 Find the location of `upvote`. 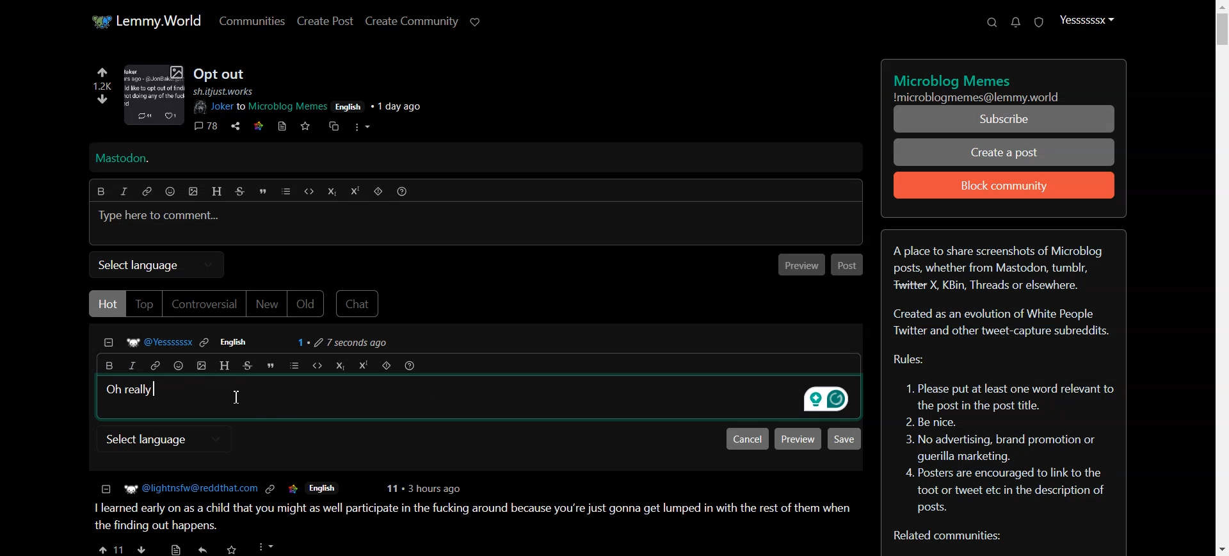

upvote is located at coordinates (110, 546).